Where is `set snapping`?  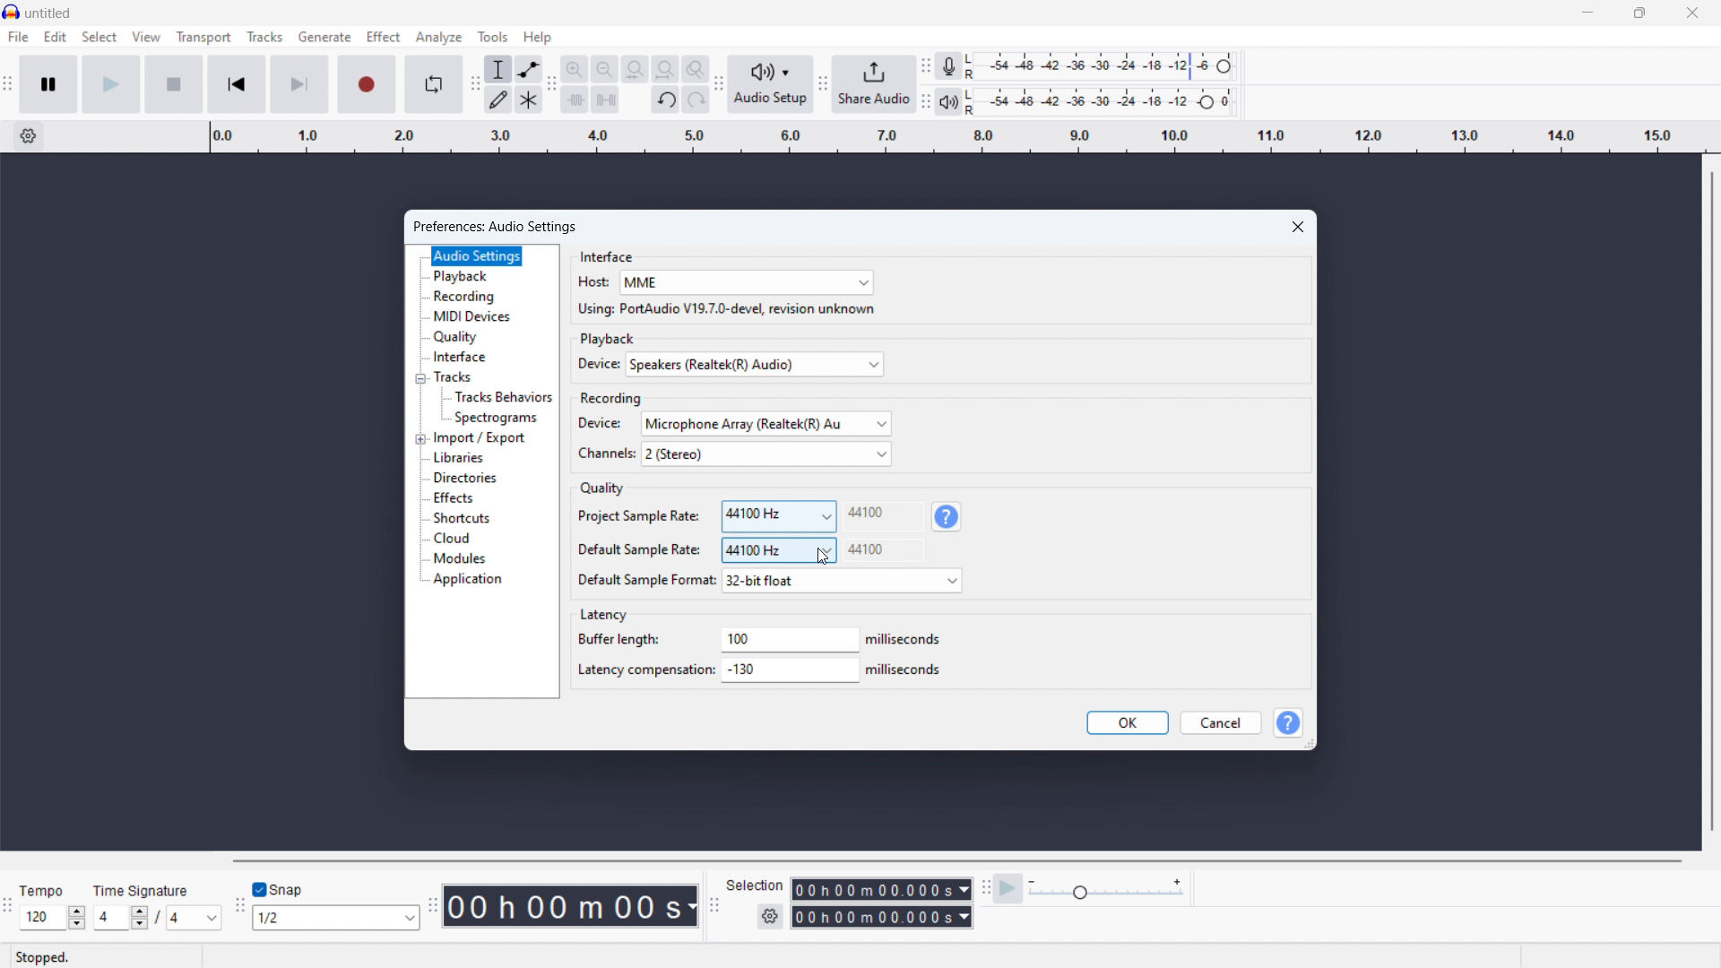 set snapping is located at coordinates (335, 917).